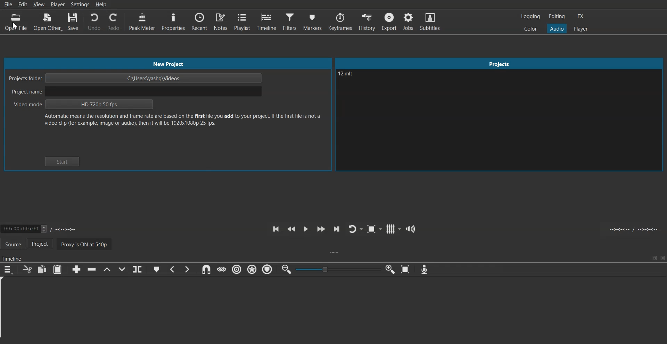 Image resolution: width=667 pixels, height=344 pixels. What do you see at coordinates (90, 270) in the screenshot?
I see `Ripple Delete` at bounding box center [90, 270].